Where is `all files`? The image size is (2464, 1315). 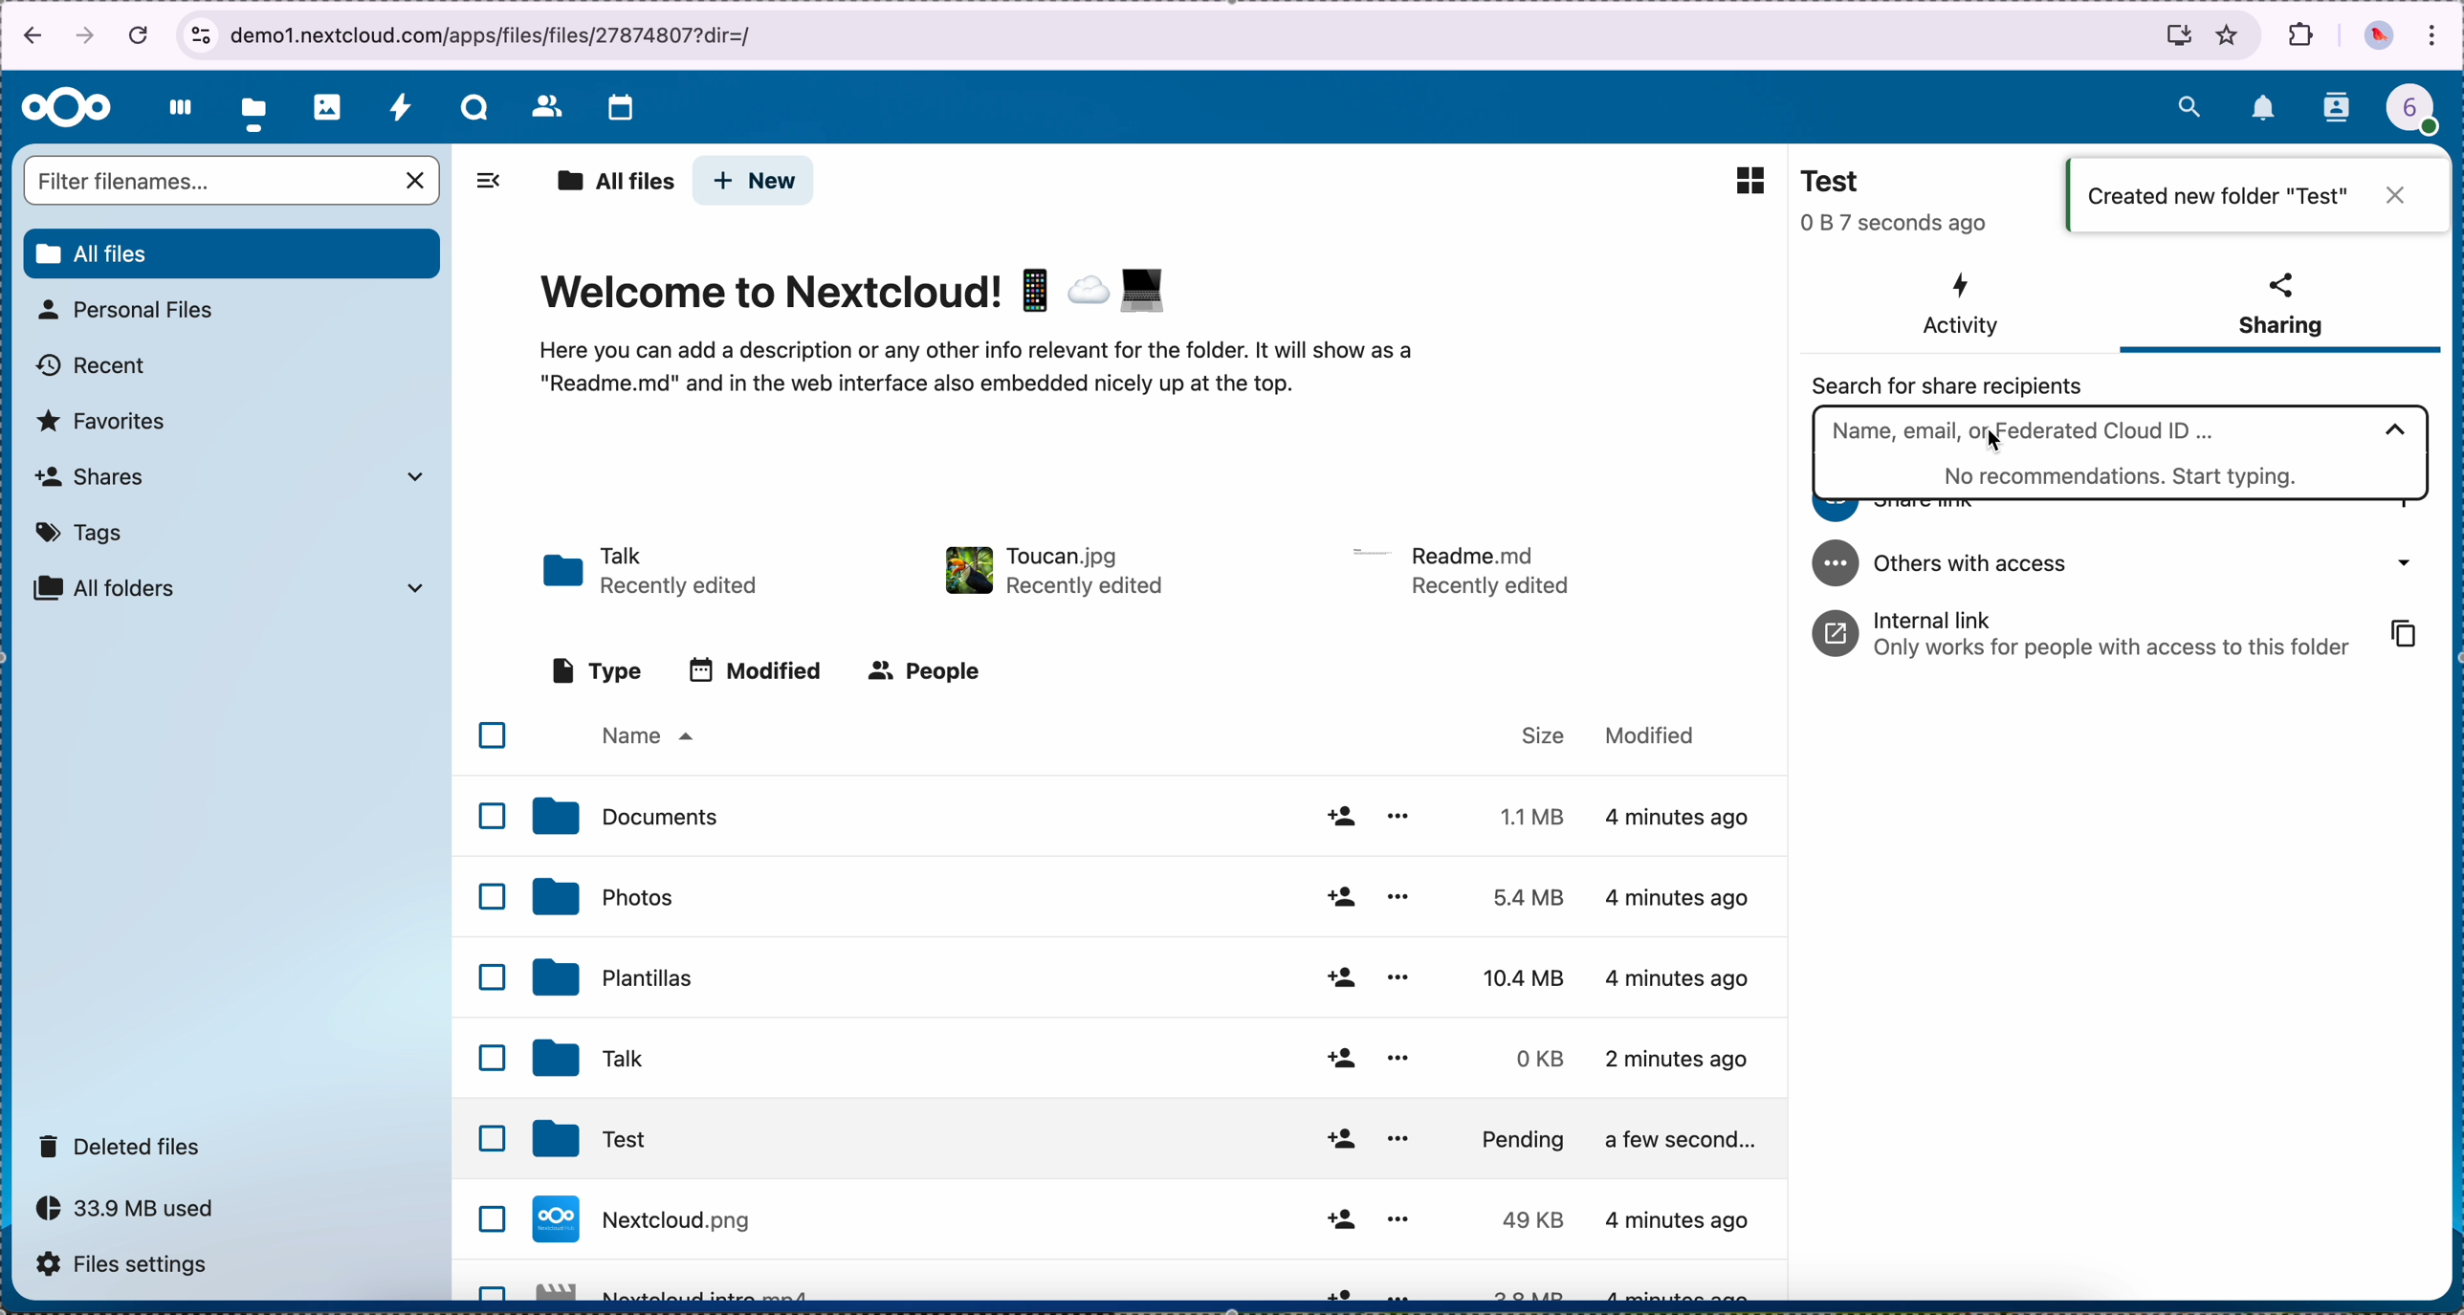 all files is located at coordinates (614, 183).